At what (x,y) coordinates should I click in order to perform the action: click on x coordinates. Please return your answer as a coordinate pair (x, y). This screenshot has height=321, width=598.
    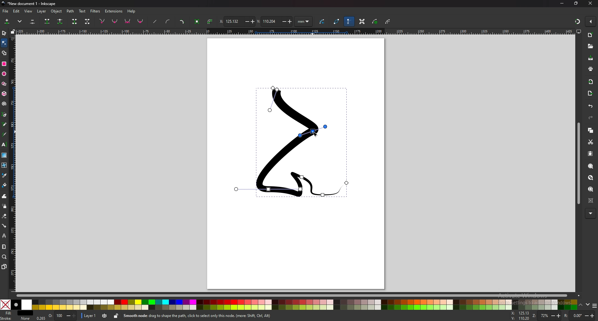
    Looking at the image, I should click on (236, 21).